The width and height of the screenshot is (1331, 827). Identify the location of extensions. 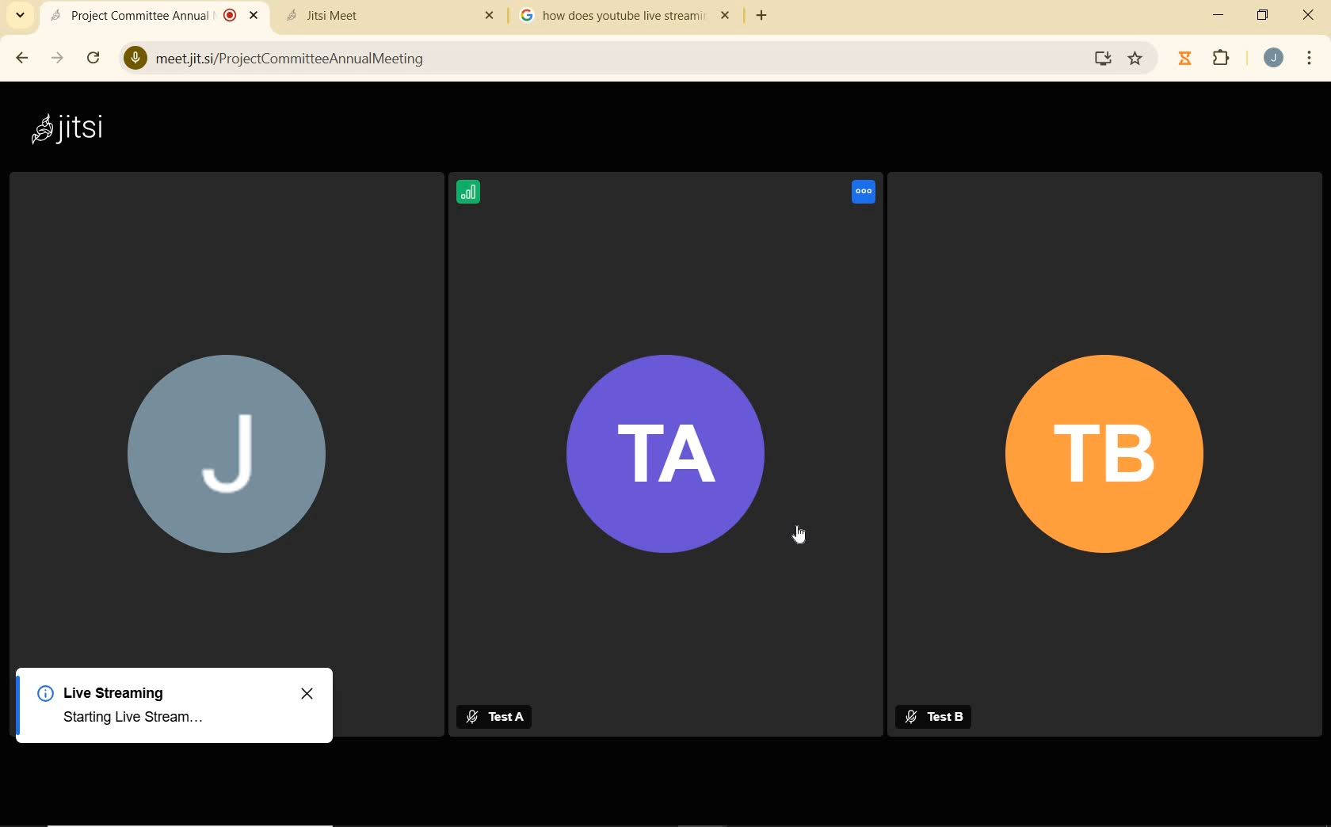
(1225, 60).